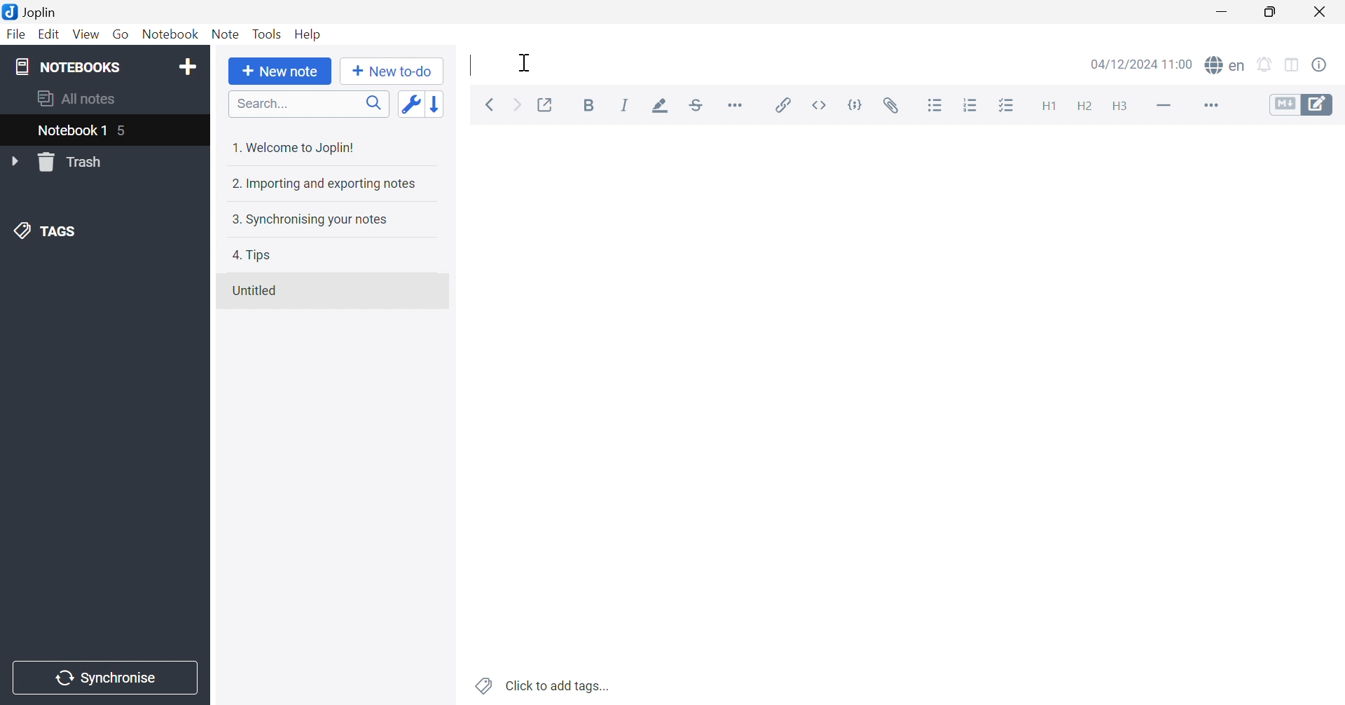 The width and height of the screenshot is (1345, 705). I want to click on Minimize, so click(1227, 12).